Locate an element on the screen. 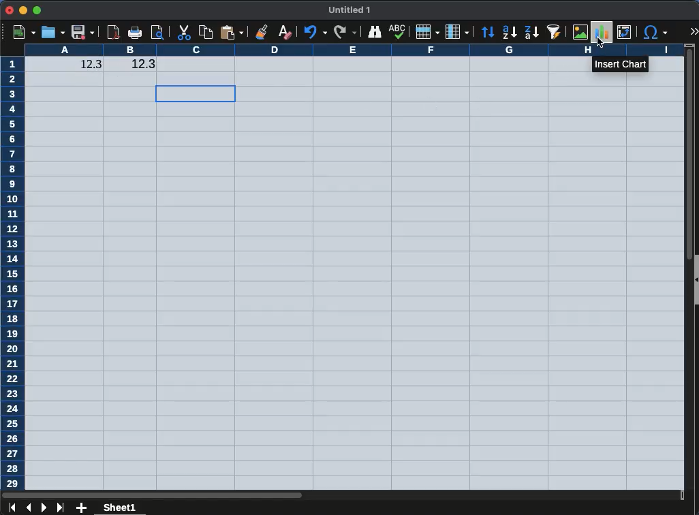 This screenshot has height=515, width=699. pdf viewer is located at coordinates (113, 32).